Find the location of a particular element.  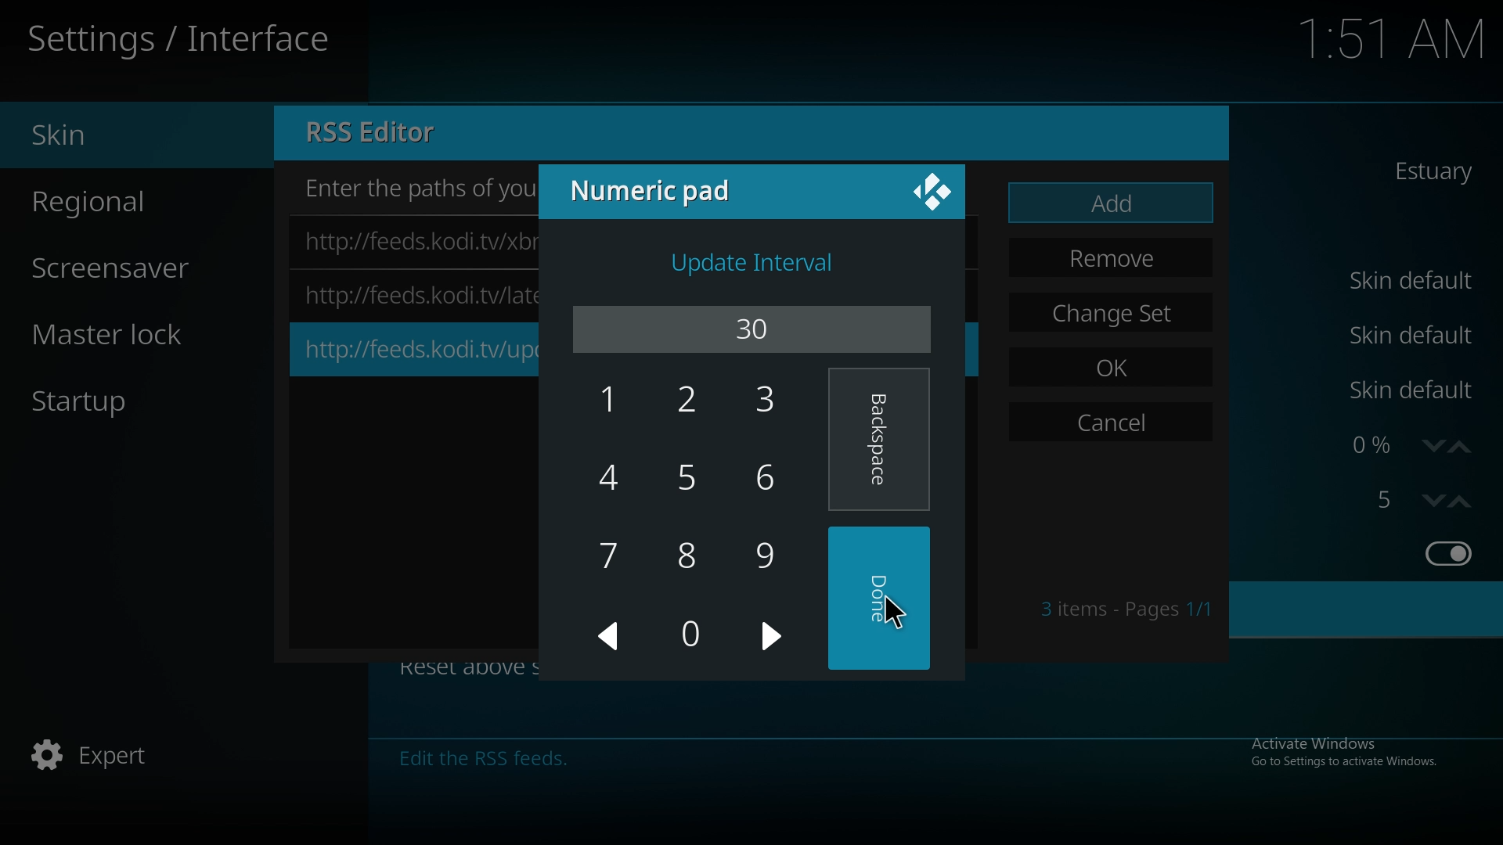

0 is located at coordinates (685, 635).